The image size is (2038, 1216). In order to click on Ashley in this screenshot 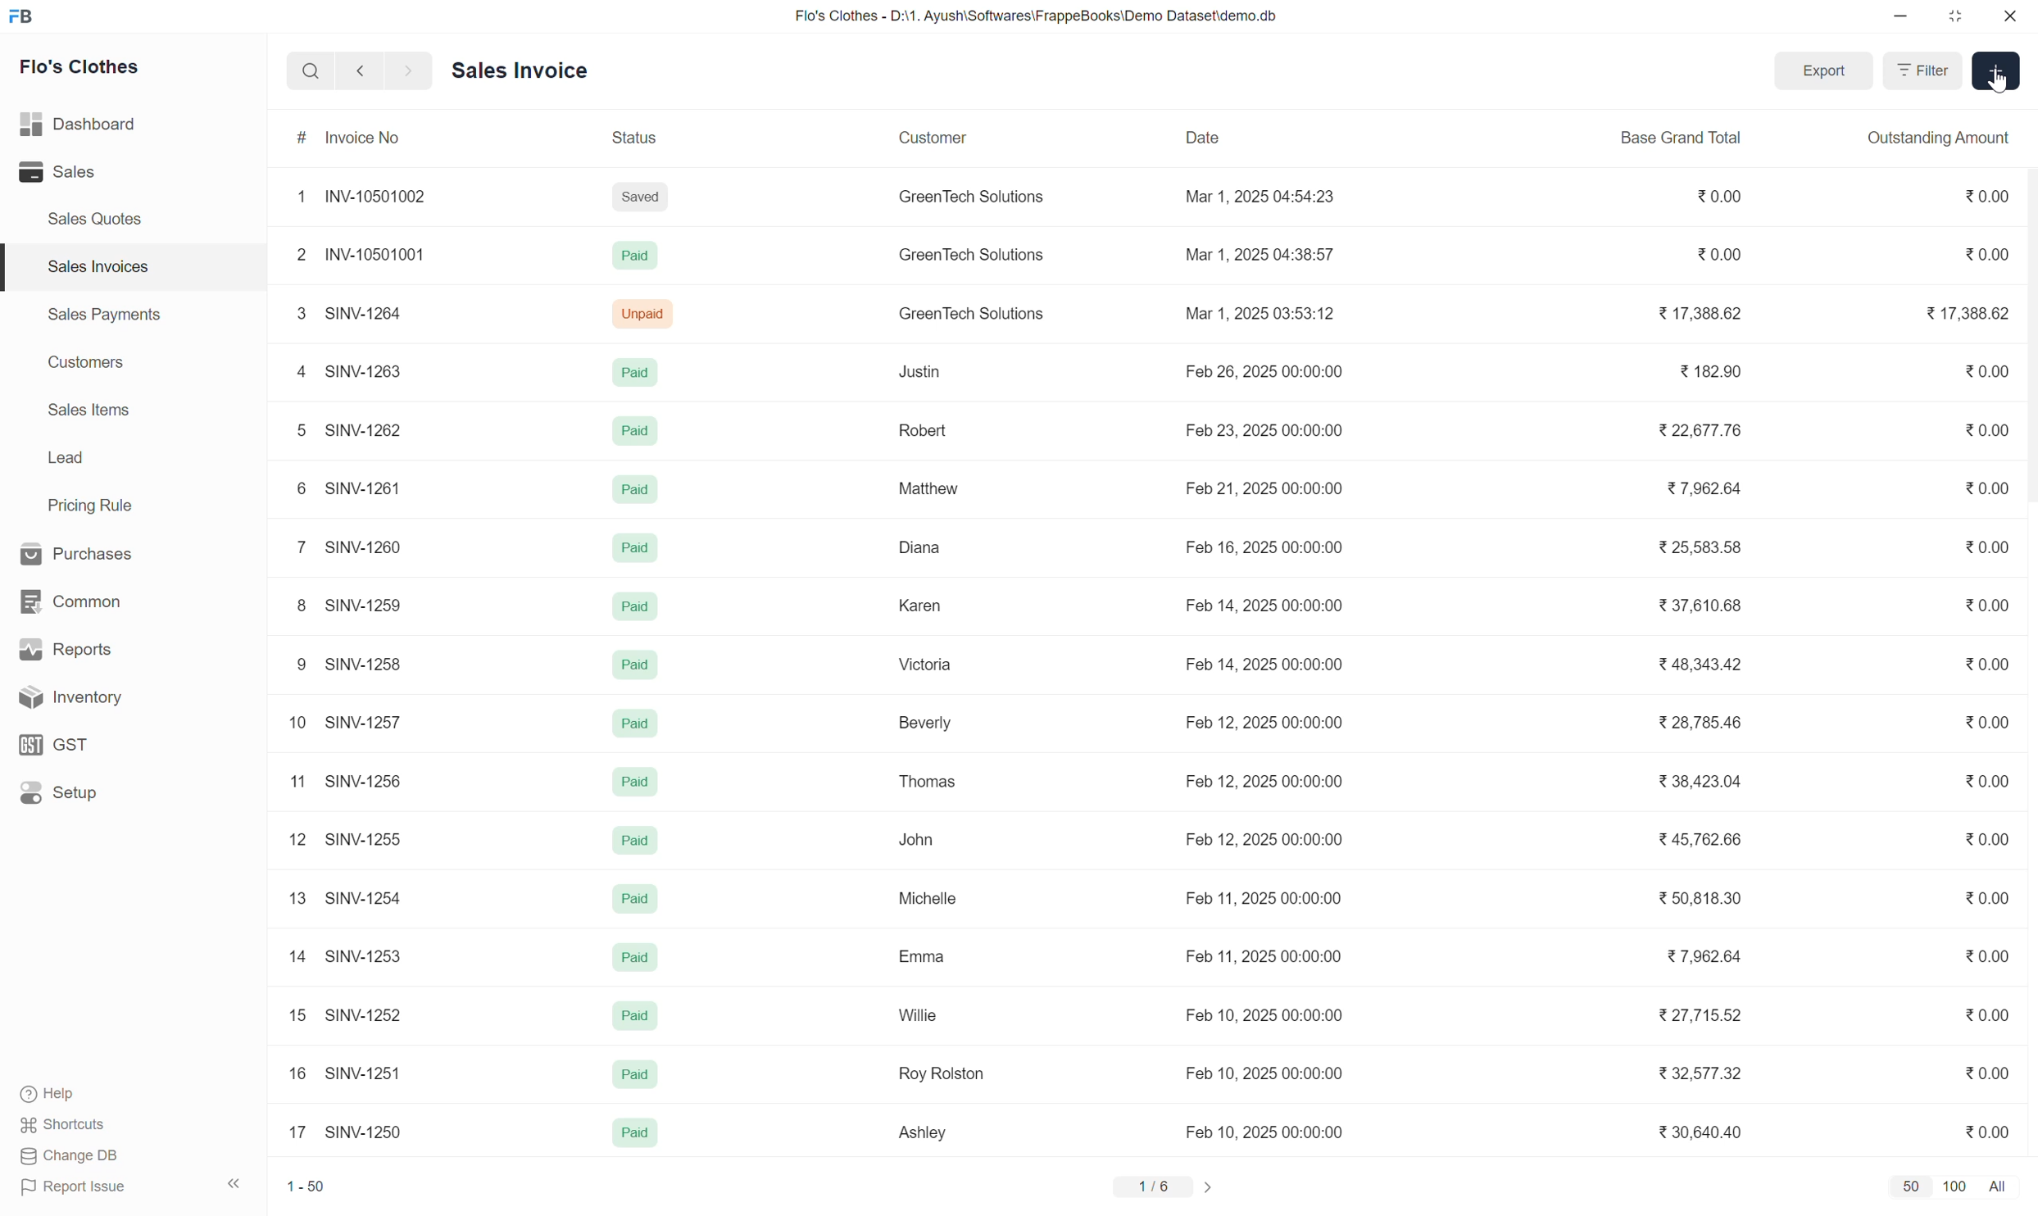, I will do `click(923, 1134)`.